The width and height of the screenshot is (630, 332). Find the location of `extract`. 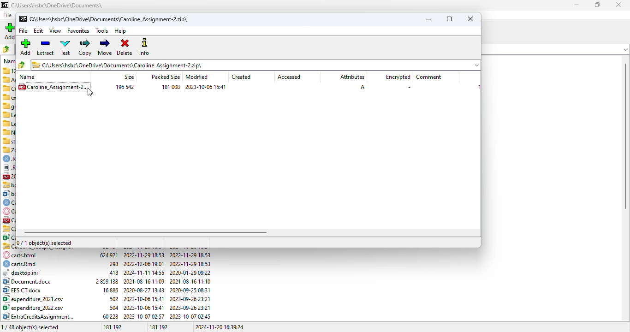

extract is located at coordinates (46, 47).